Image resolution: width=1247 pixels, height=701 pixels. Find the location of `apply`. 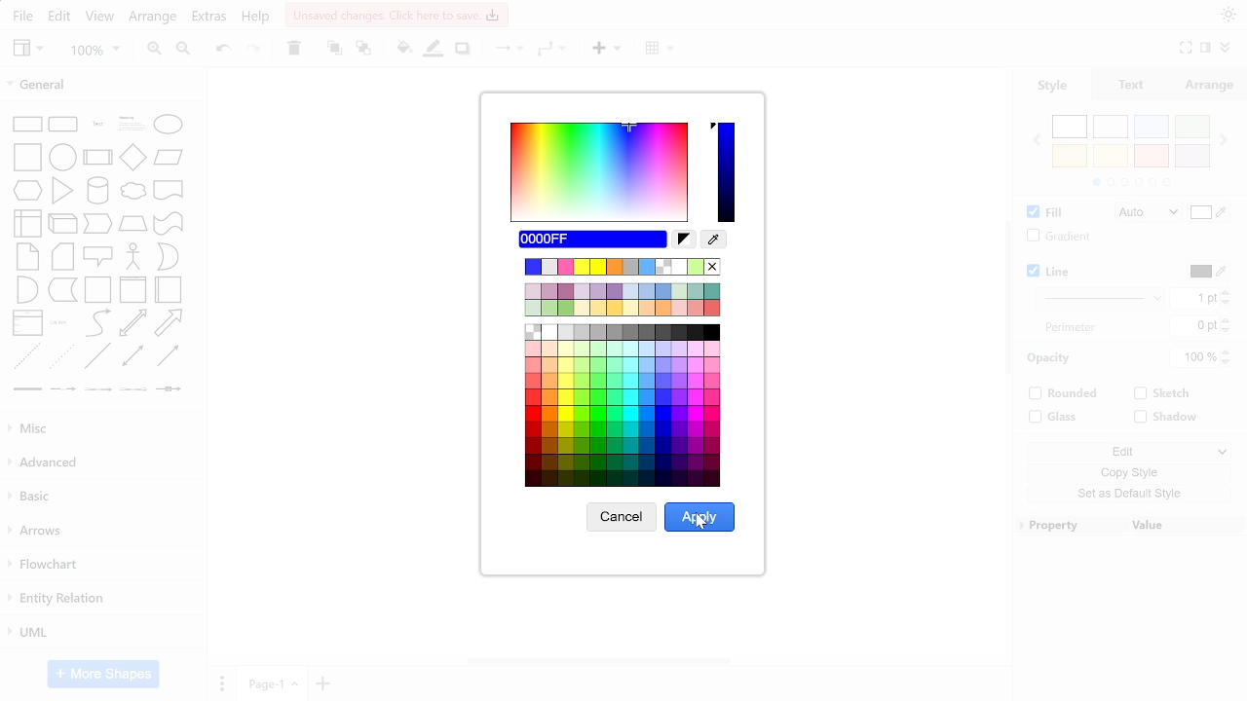

apply is located at coordinates (701, 517).